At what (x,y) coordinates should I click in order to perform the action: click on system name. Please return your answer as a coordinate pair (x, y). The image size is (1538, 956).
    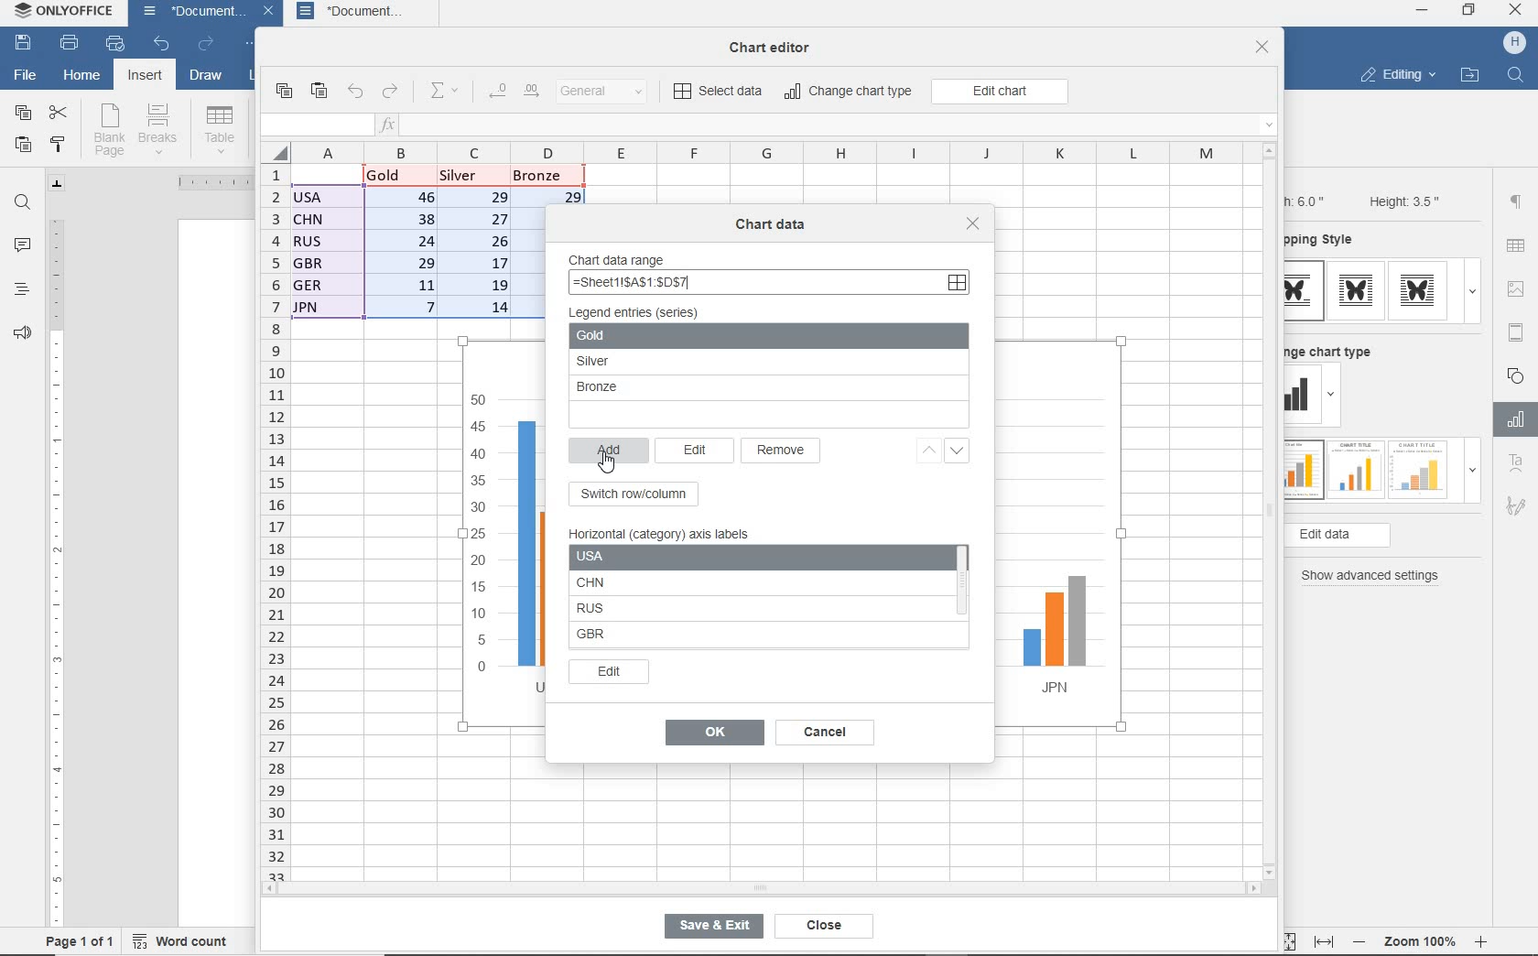
    Looking at the image, I should click on (67, 15).